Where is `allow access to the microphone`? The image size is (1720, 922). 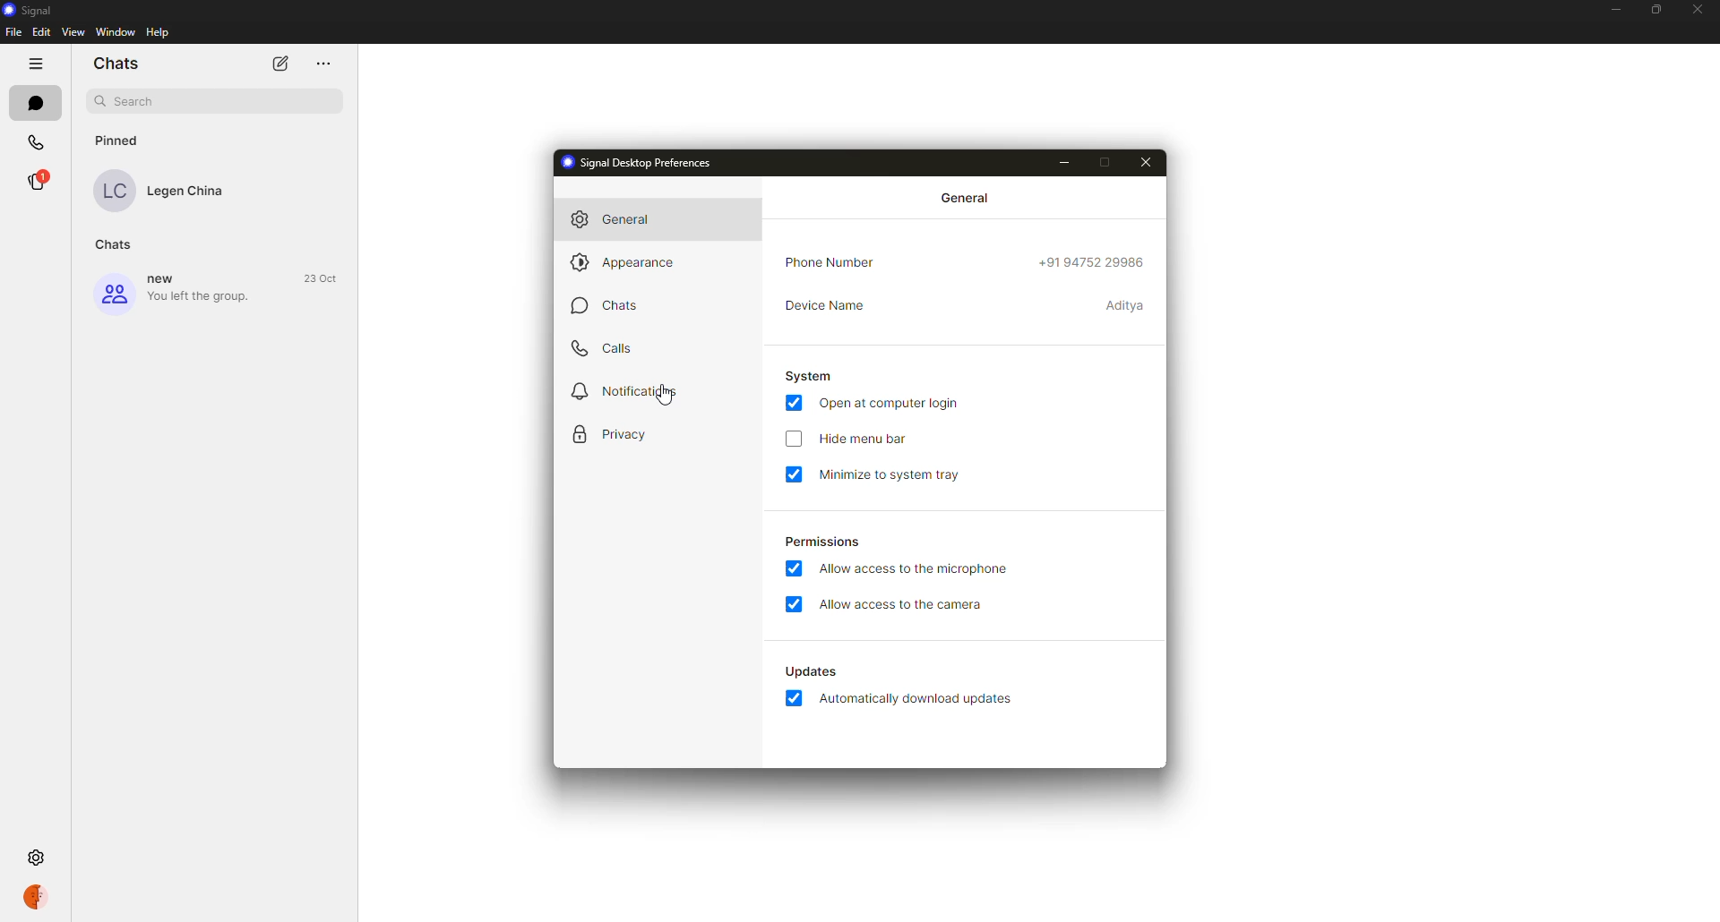
allow access to the microphone is located at coordinates (916, 569).